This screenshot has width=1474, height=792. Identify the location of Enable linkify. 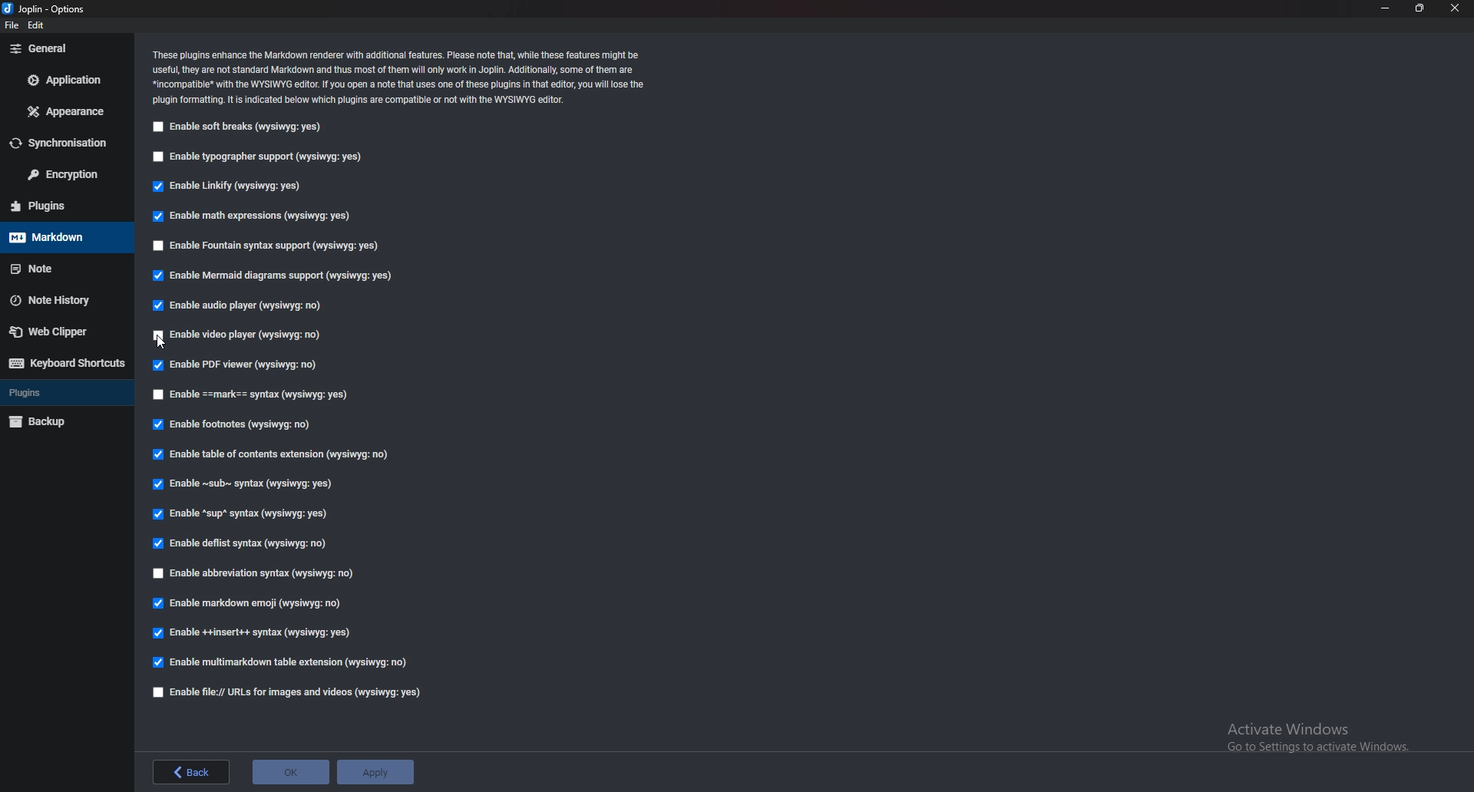
(230, 188).